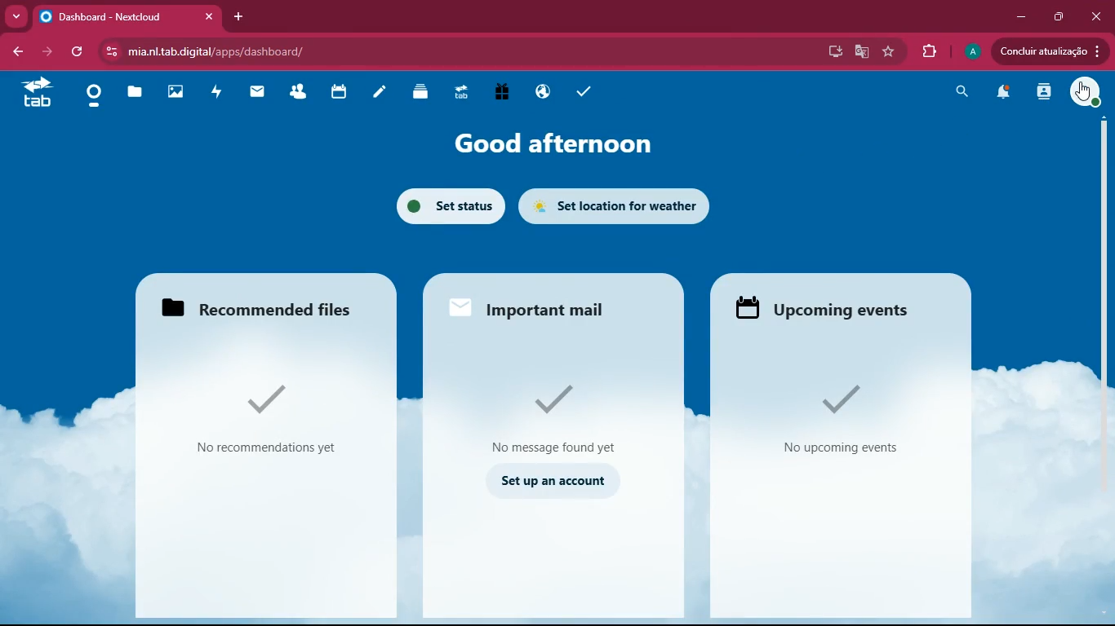 The width and height of the screenshot is (1115, 626). I want to click on notes, so click(384, 94).